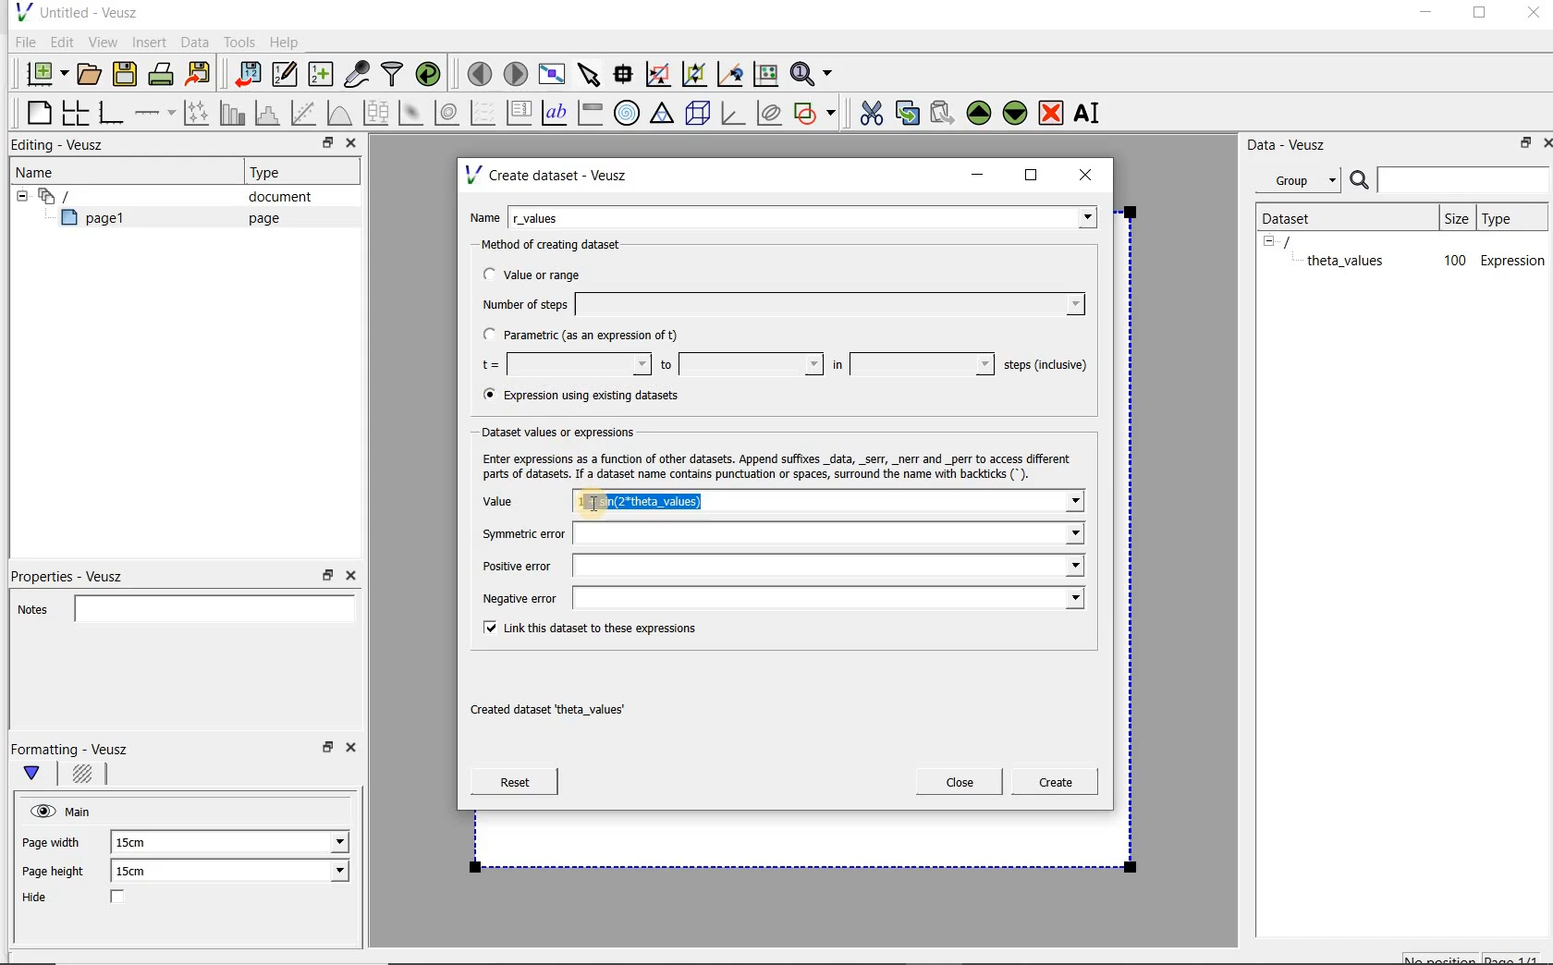 The height and width of the screenshot is (965, 1553). Describe the element at coordinates (270, 113) in the screenshot. I see `histogram of a dataset` at that location.